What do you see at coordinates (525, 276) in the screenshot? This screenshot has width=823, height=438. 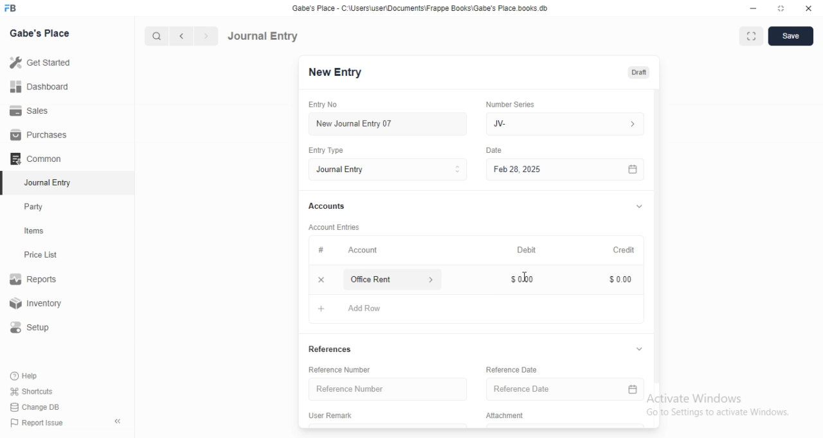 I see `cursor` at bounding box center [525, 276].